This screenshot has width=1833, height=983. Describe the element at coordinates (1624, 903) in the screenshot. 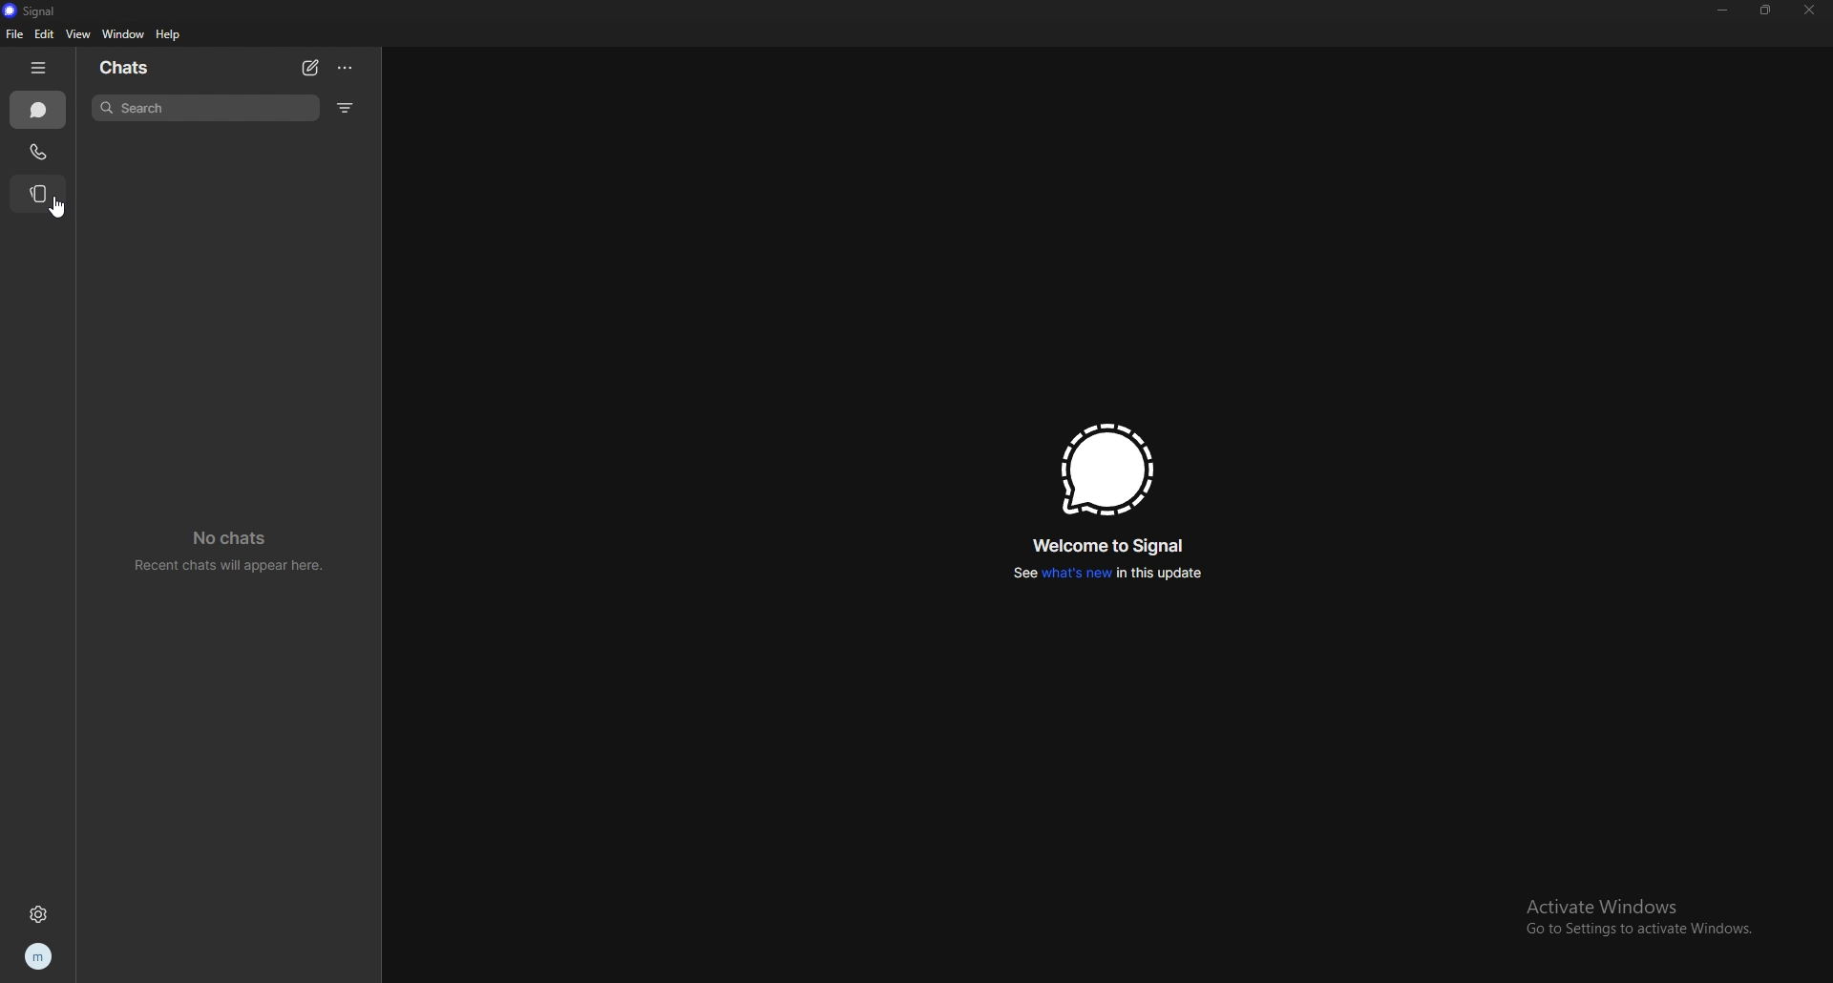

I see `Activate Windows` at that location.